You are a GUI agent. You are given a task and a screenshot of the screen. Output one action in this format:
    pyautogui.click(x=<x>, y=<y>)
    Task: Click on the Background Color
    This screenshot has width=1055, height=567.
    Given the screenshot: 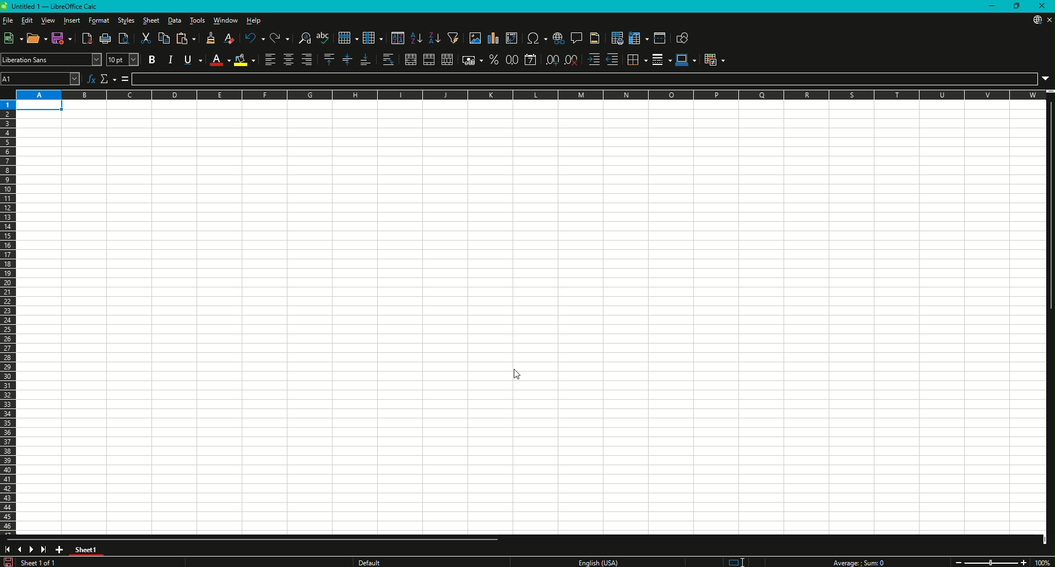 What is the action you would take?
    pyautogui.click(x=244, y=59)
    